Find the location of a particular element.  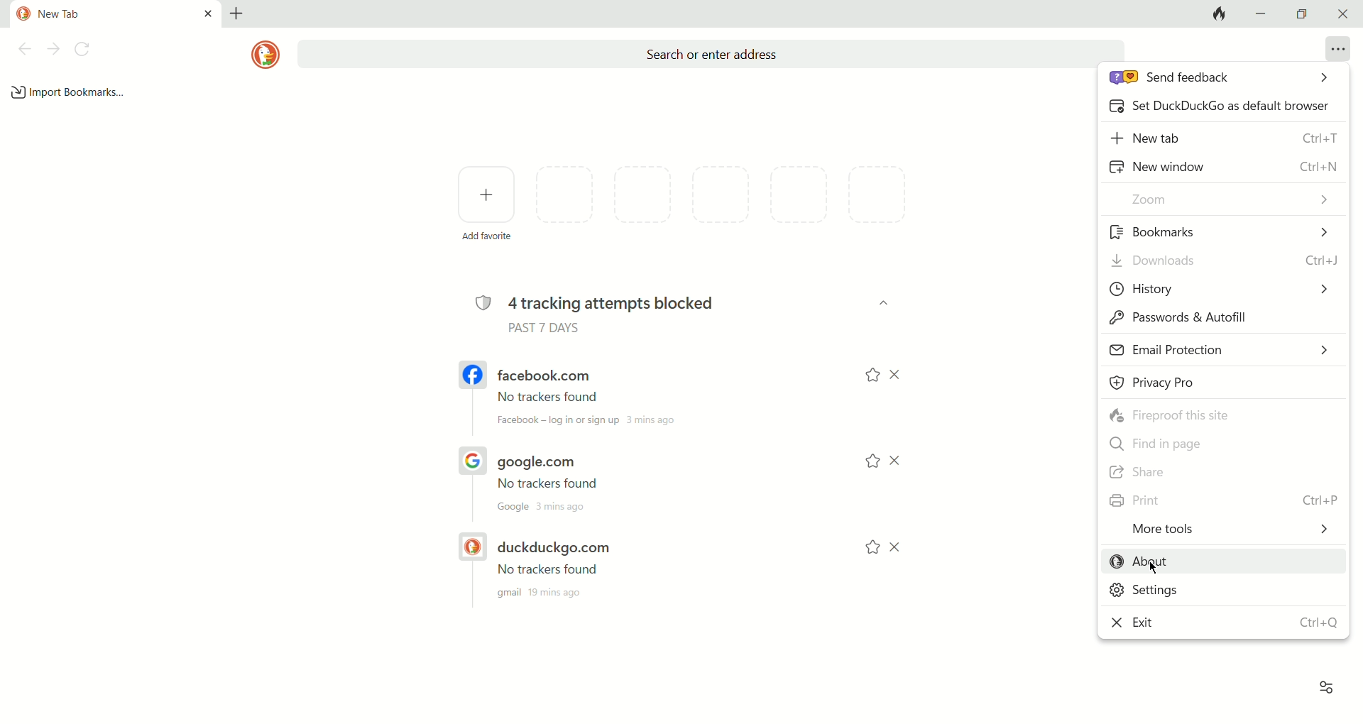

Add to favourites  is located at coordinates (870, 376).